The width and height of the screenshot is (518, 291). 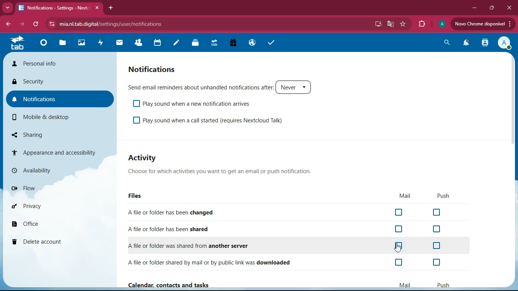 I want to click on off, so click(x=435, y=230).